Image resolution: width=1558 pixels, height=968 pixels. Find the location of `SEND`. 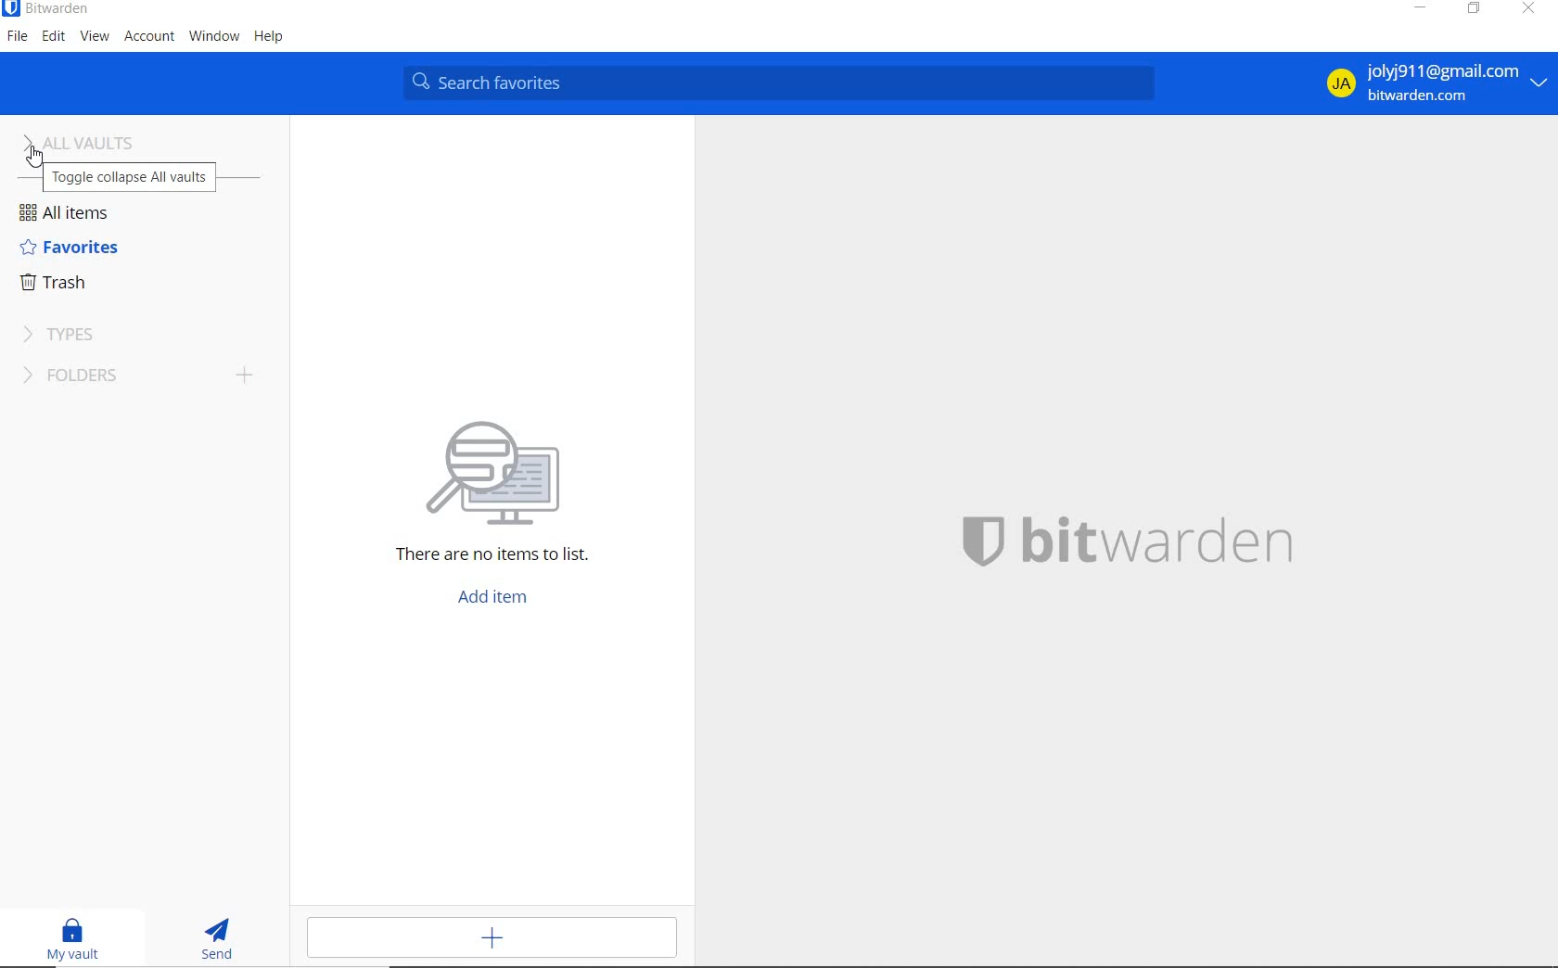

SEND is located at coordinates (223, 941).